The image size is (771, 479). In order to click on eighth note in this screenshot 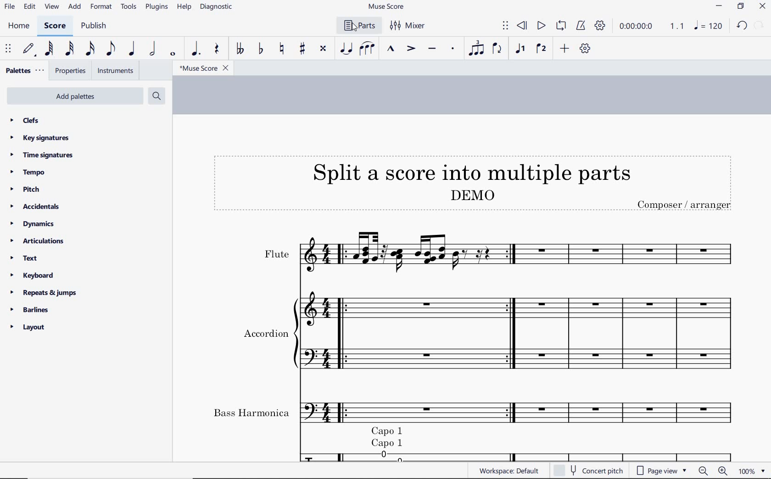, I will do `click(111, 49)`.